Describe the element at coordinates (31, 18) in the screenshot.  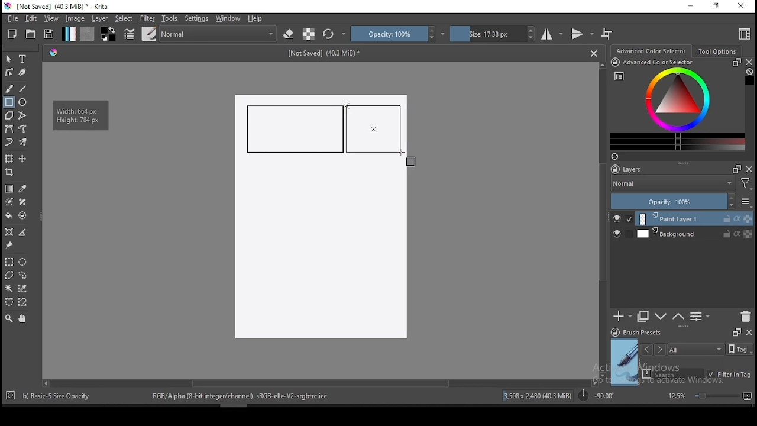
I see `edit` at that location.